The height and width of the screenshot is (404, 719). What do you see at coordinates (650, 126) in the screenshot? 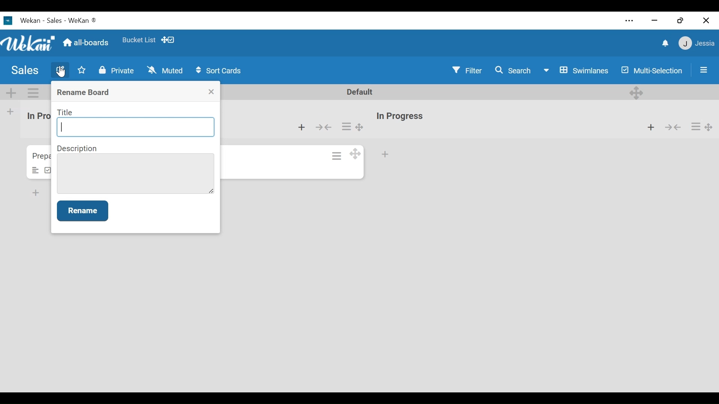
I see `Add card to the top of the list` at bounding box center [650, 126].